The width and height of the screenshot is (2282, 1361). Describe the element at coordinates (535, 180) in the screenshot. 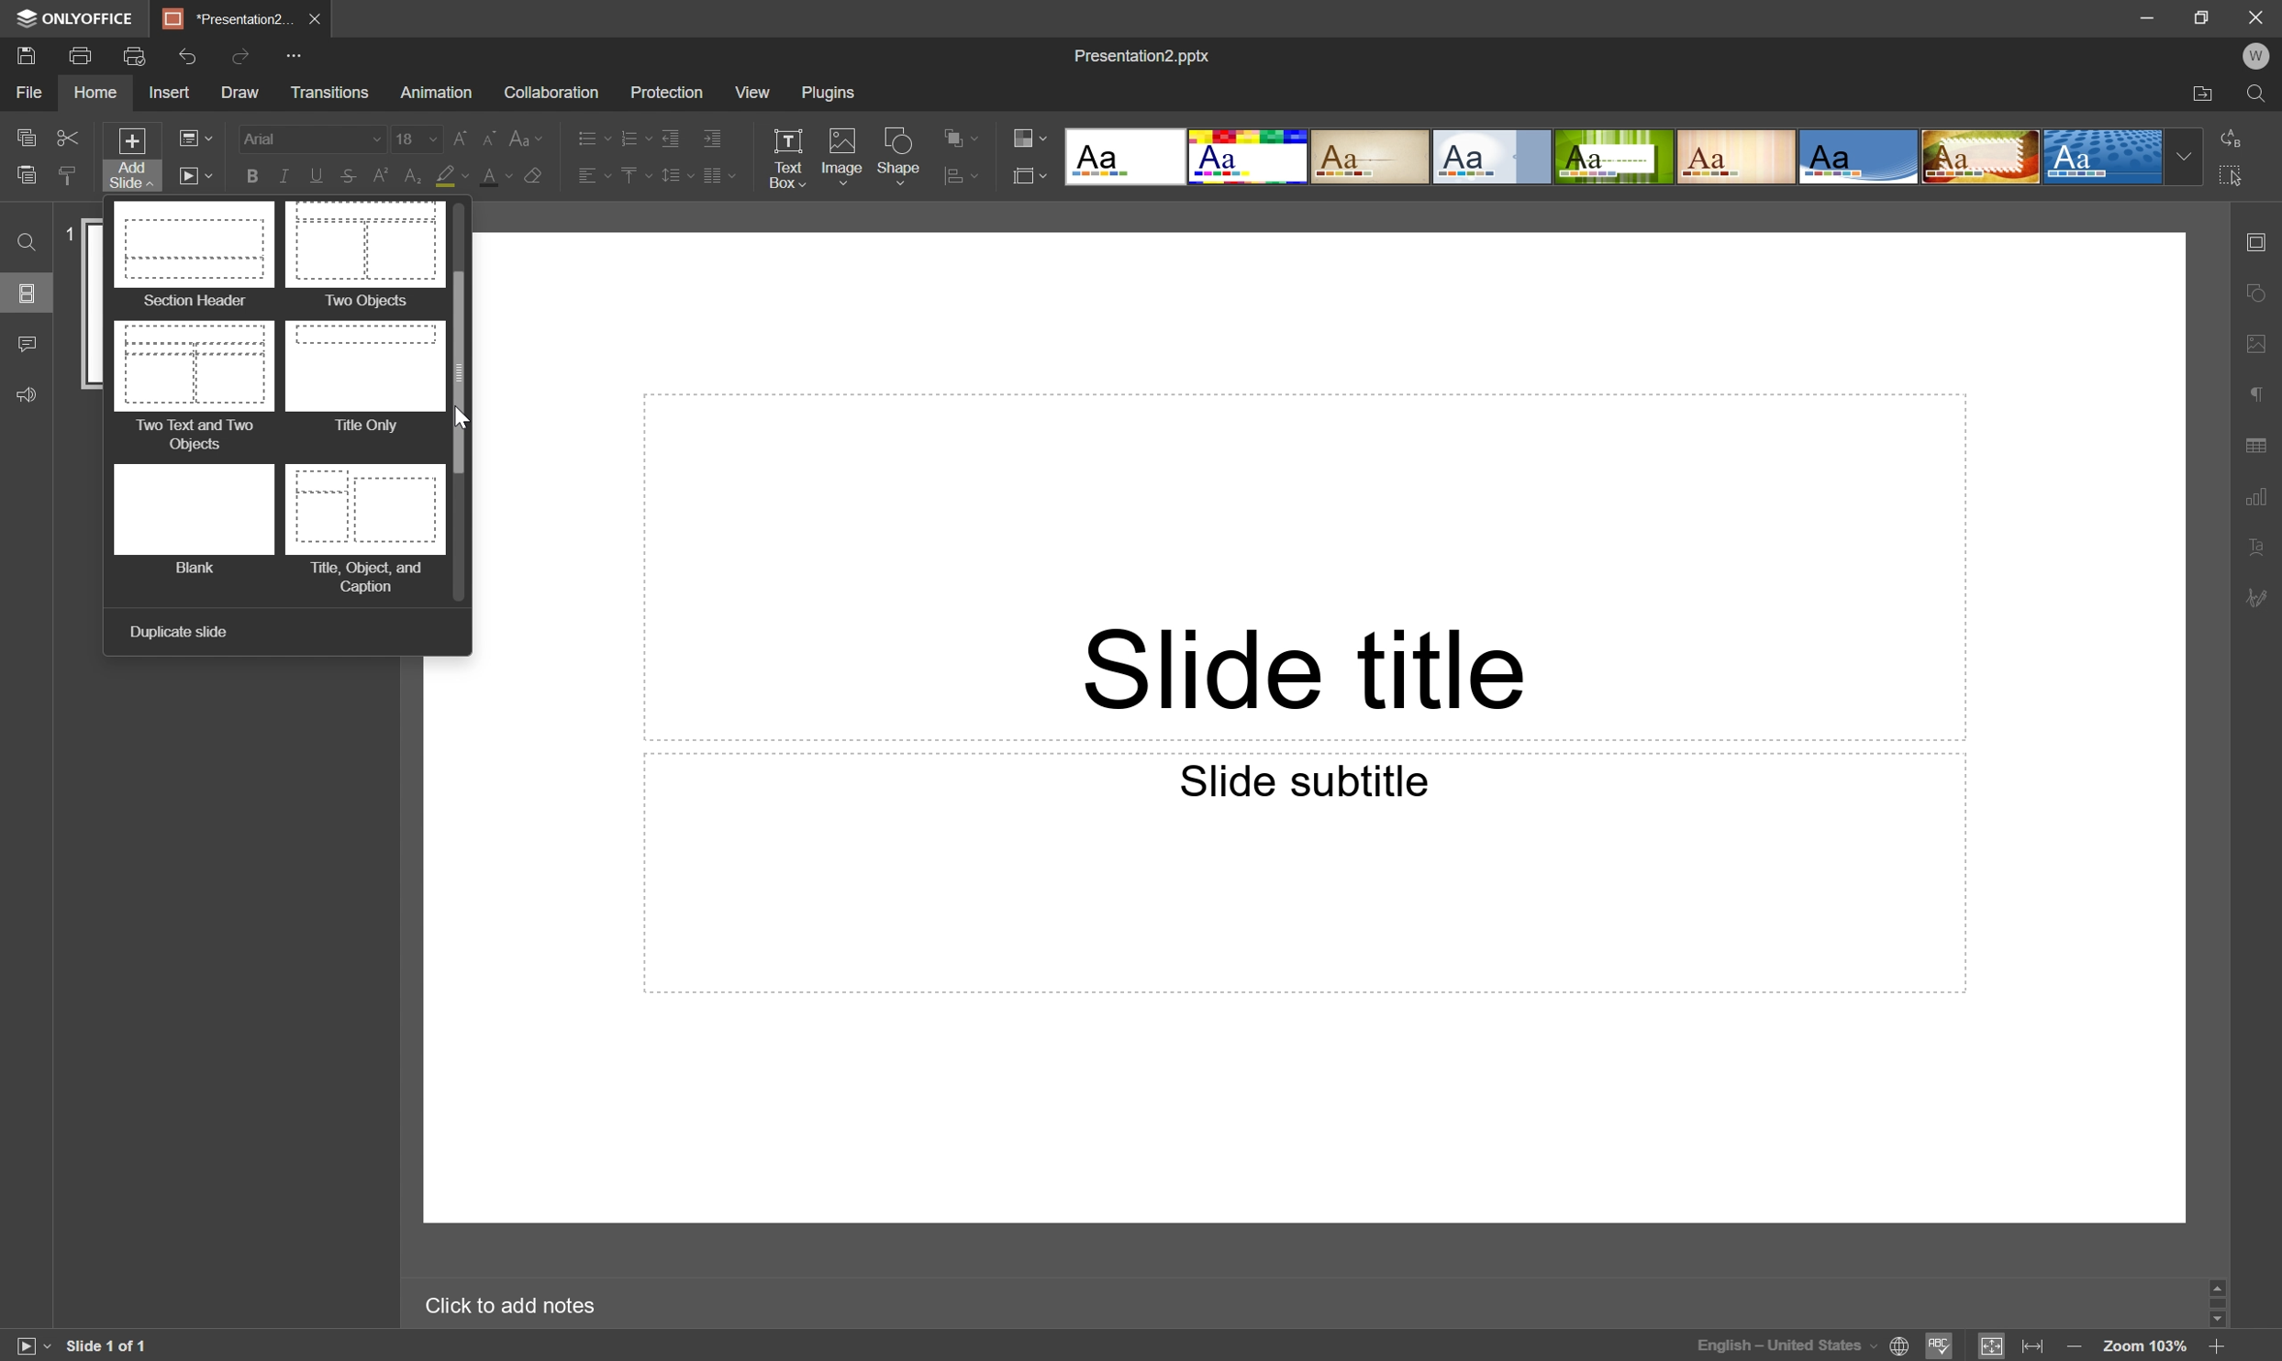

I see `Clear style` at that location.